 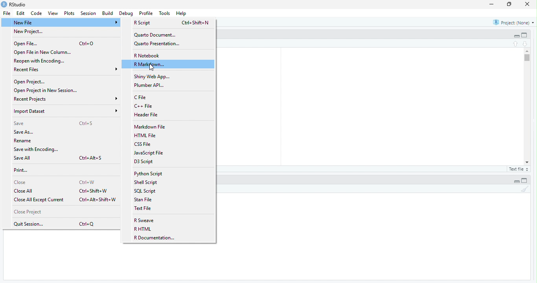 What do you see at coordinates (30, 32) in the screenshot?
I see `New Project...` at bounding box center [30, 32].